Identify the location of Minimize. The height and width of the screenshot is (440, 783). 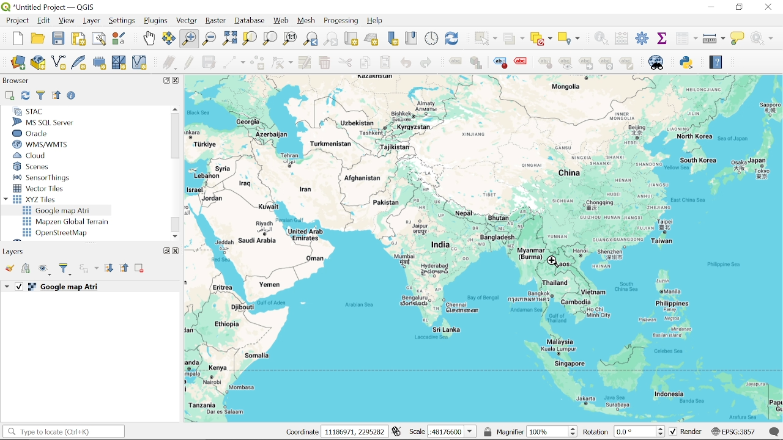
(709, 6).